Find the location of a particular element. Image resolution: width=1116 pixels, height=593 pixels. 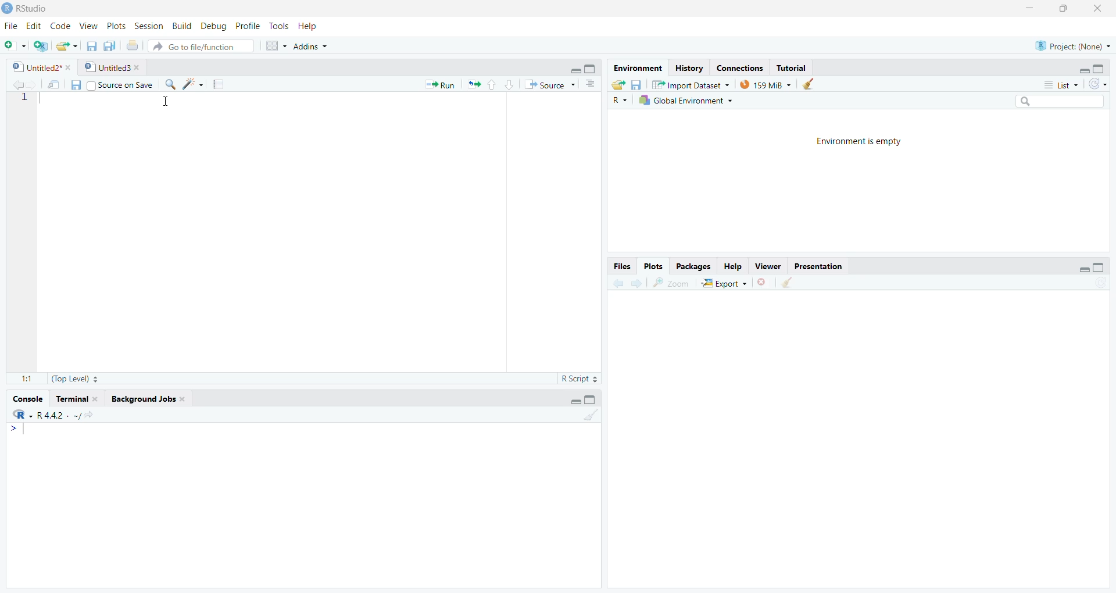

Code is located at coordinates (59, 26).